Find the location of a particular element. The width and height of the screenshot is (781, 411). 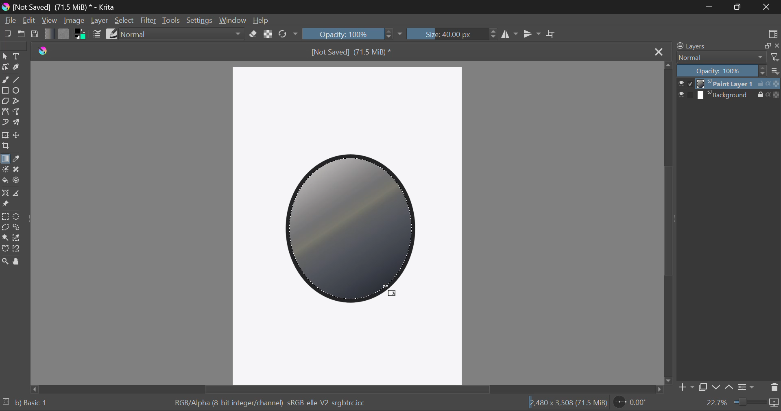

actions is located at coordinates (768, 94).